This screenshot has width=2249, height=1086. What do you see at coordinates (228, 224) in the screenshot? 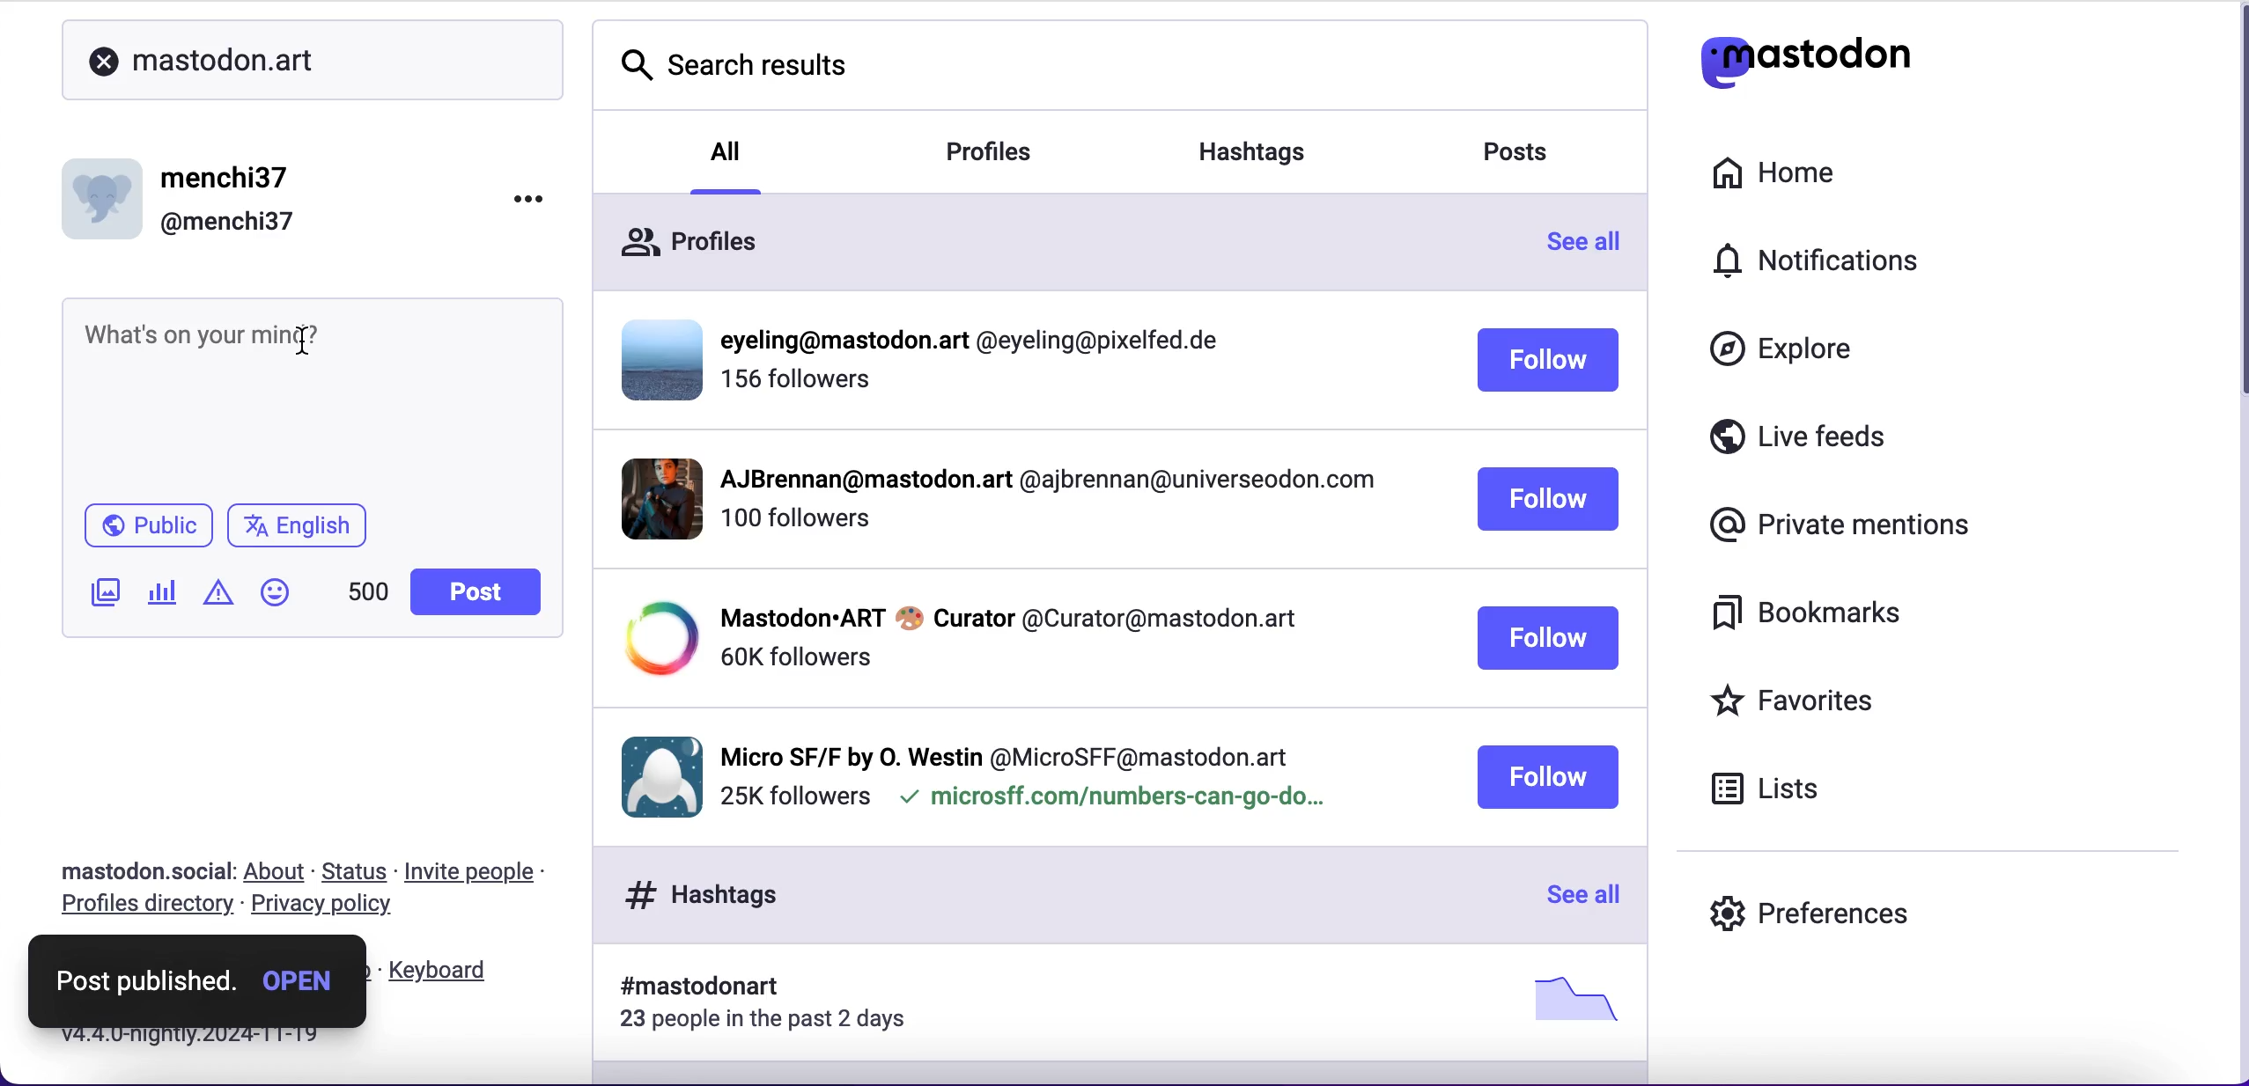
I see `@menchi37` at bounding box center [228, 224].